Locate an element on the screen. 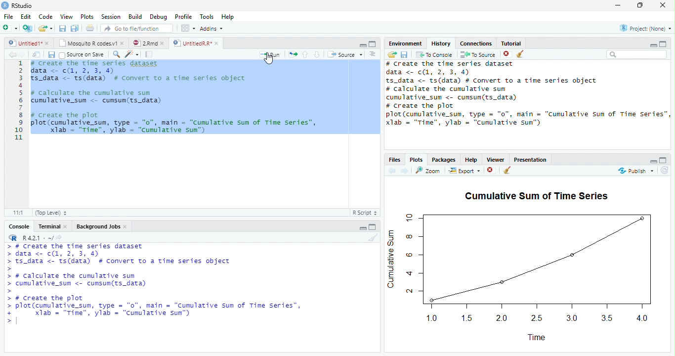  Save is located at coordinates (50, 54).